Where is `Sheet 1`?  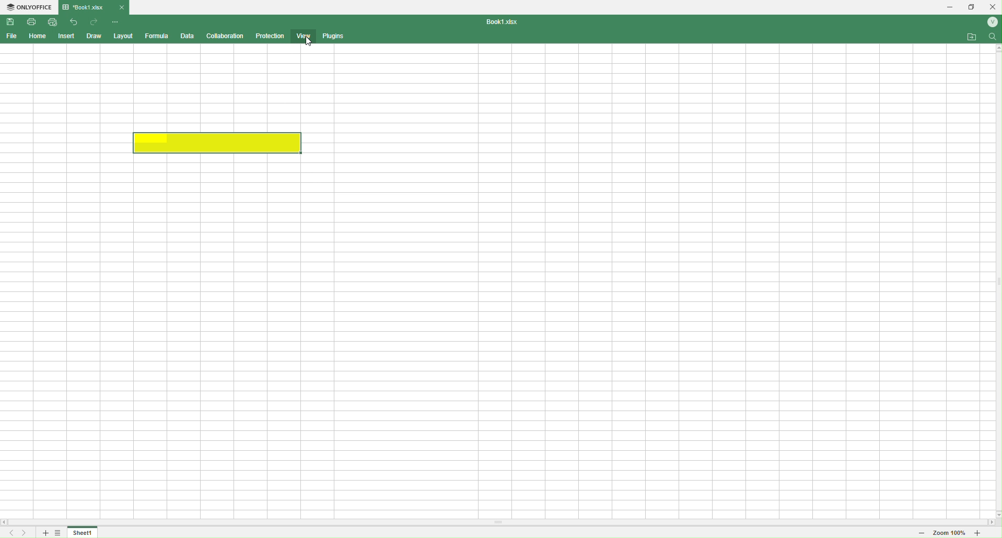
Sheet 1 is located at coordinates (83, 533).